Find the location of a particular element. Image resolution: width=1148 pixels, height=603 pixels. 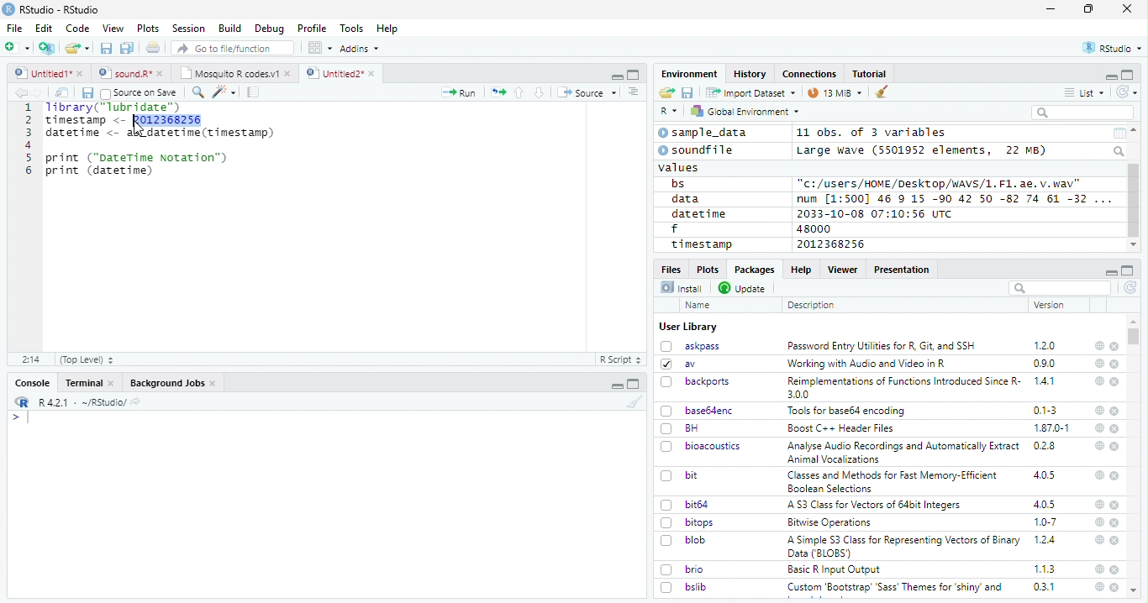

close is located at coordinates (1116, 506).